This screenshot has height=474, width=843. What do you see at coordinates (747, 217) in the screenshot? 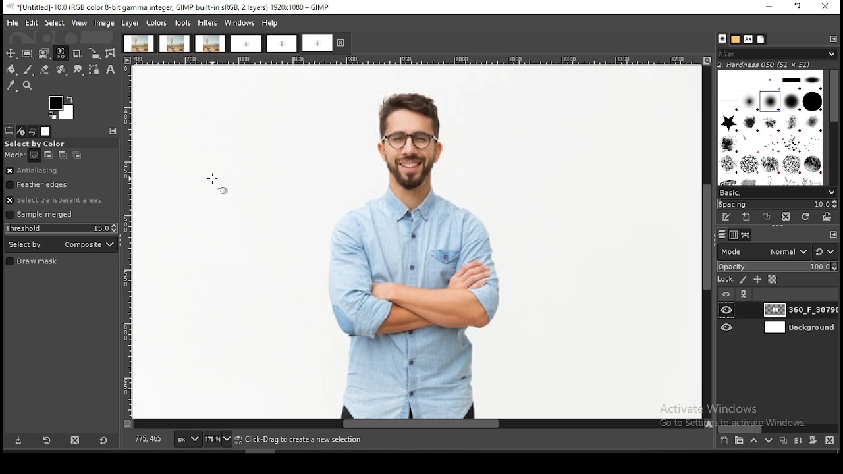
I see `create a new brush` at bounding box center [747, 217].